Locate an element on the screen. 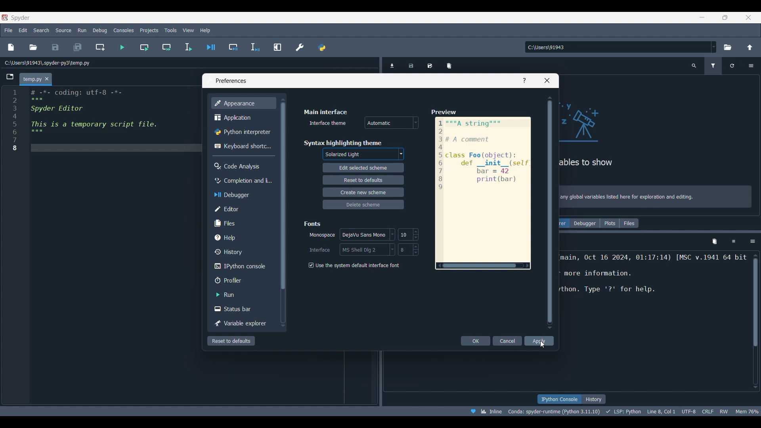  Cancel is located at coordinates (507, 341).